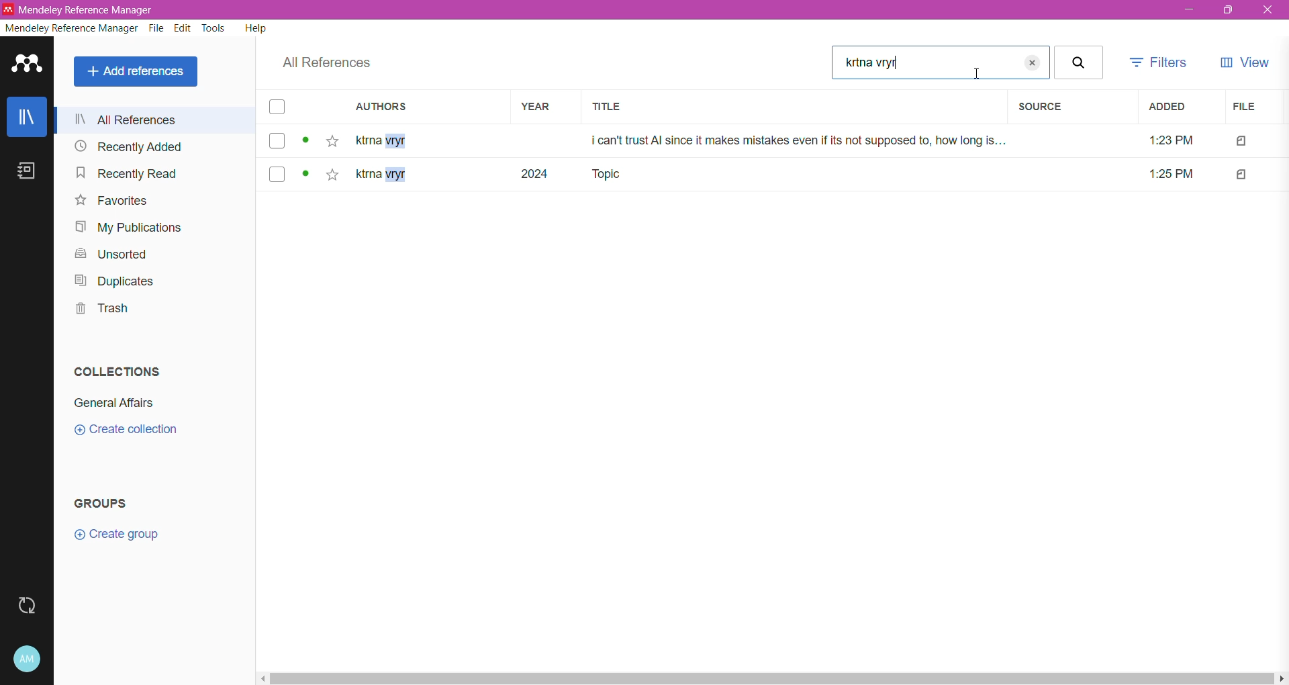 The image size is (1289, 685). I want to click on File, so click(155, 29).